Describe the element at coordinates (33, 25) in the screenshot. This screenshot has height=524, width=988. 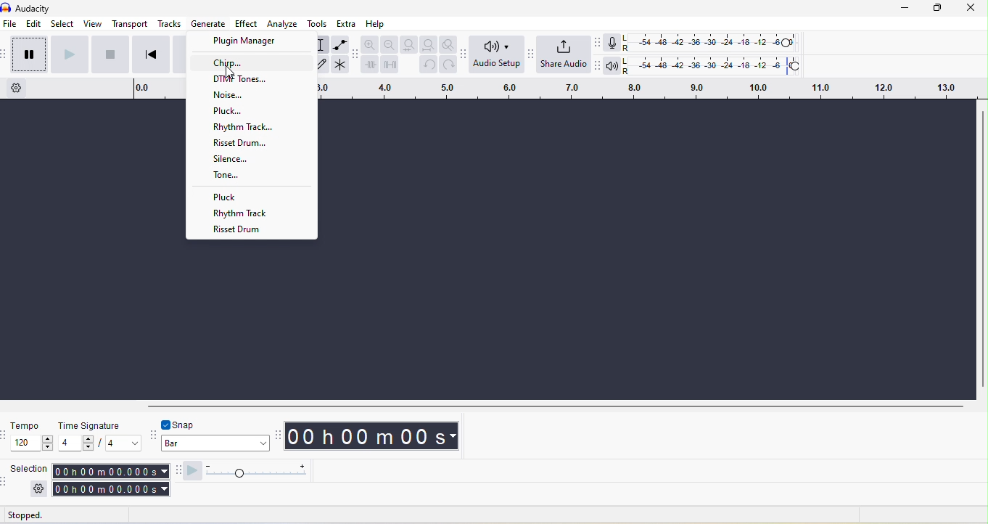
I see `edit` at that location.